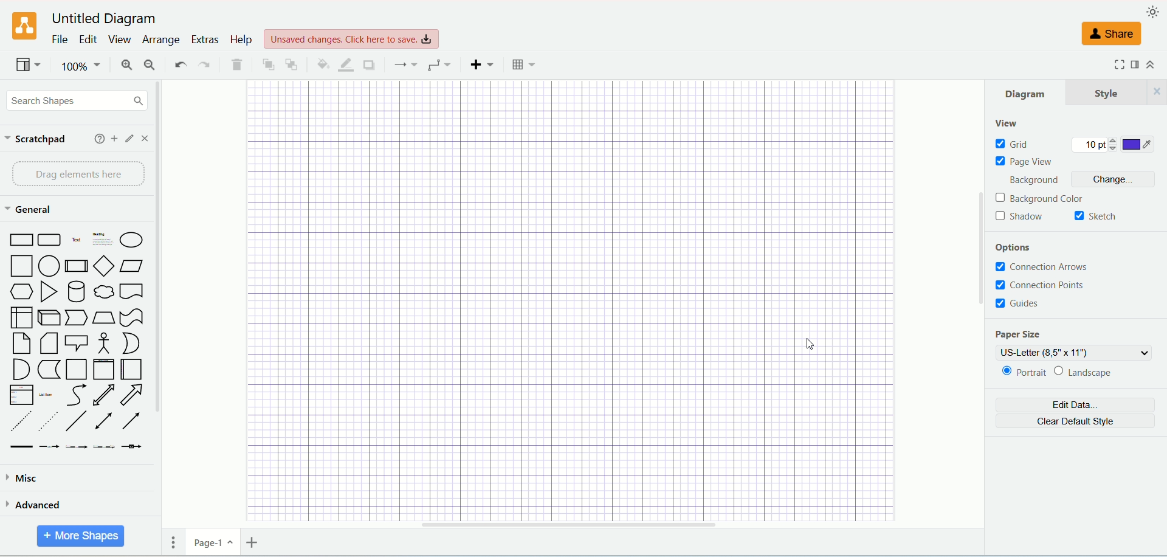  Describe the element at coordinates (134, 268) in the screenshot. I see `Parallelogram` at that location.